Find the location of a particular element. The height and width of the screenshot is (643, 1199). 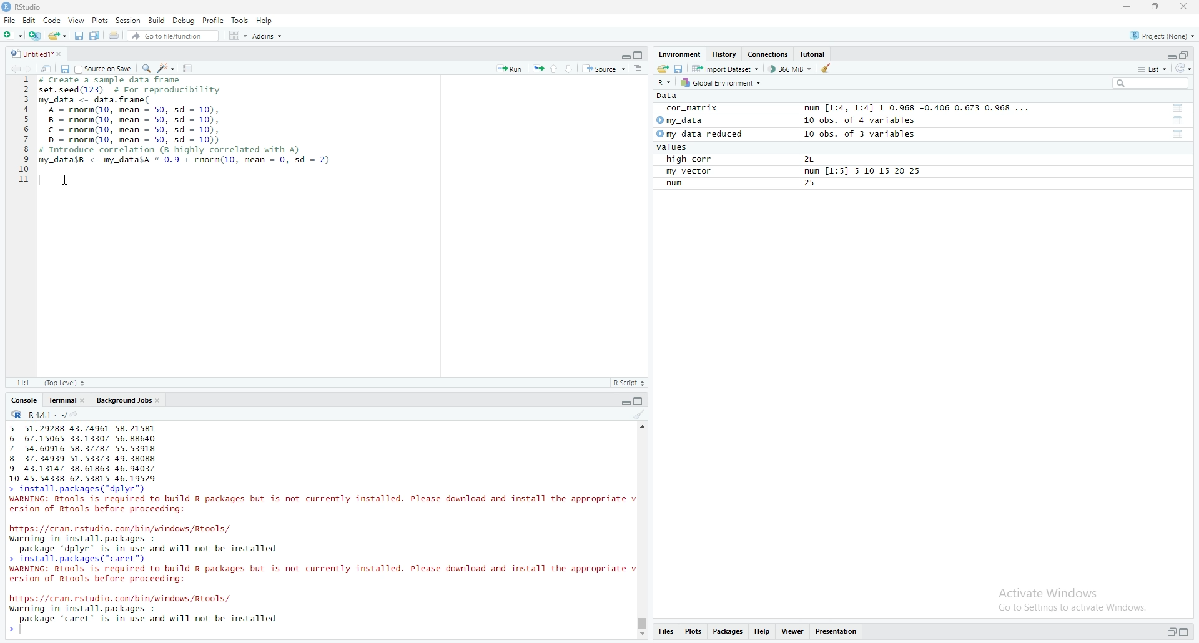

Connections  is located at coordinates (769, 54).